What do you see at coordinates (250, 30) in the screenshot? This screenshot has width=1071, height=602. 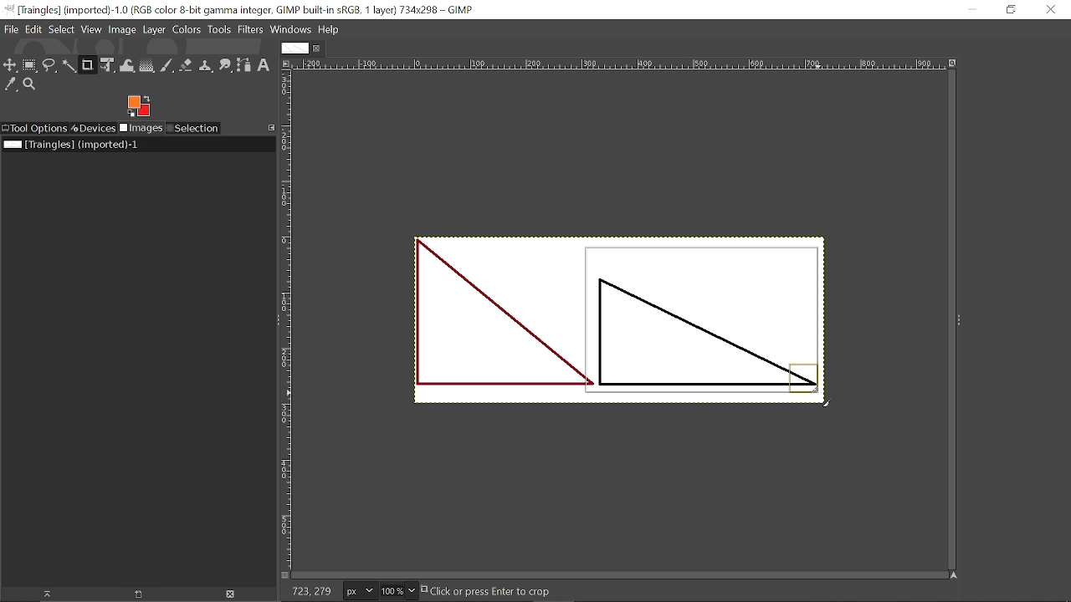 I see `Filters` at bounding box center [250, 30].